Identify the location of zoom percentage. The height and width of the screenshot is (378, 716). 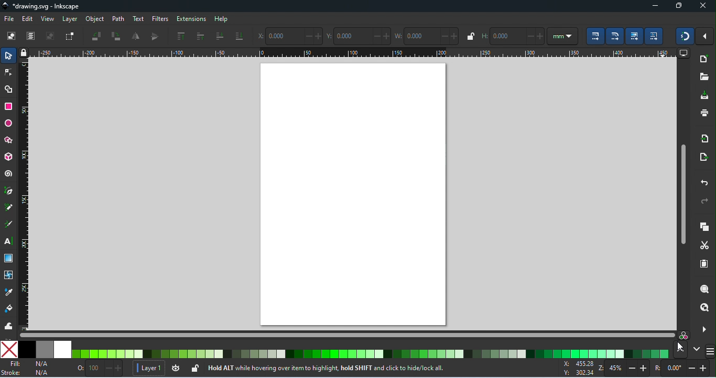
(624, 368).